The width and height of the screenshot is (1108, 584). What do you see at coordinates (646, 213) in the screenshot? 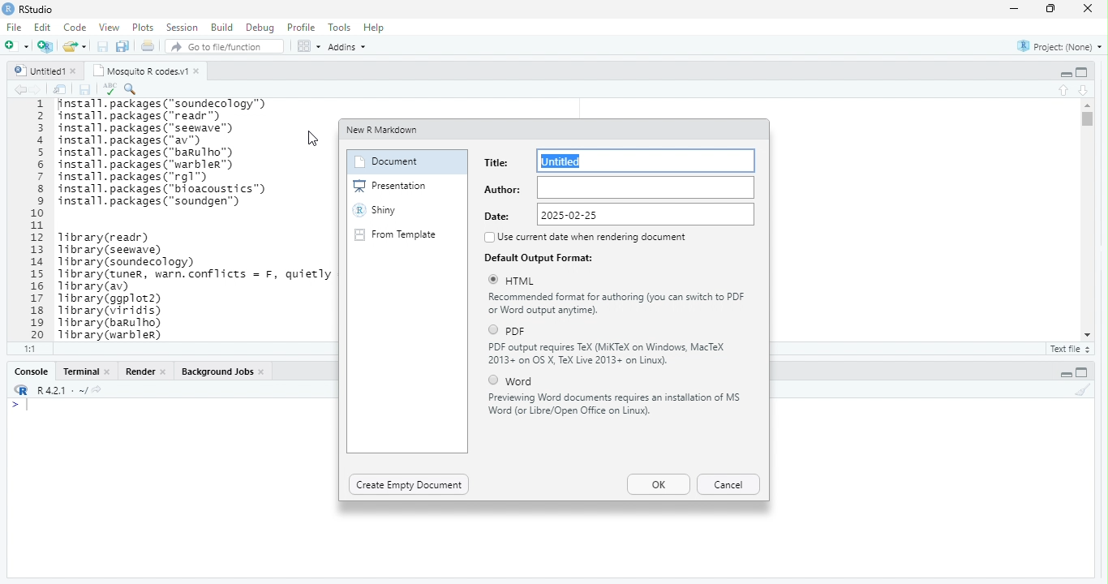
I see `2025-02-25` at bounding box center [646, 213].